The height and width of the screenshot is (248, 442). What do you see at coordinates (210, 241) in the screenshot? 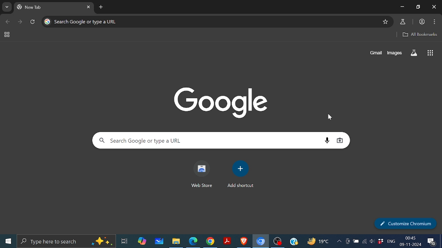
I see `Chrome` at bounding box center [210, 241].